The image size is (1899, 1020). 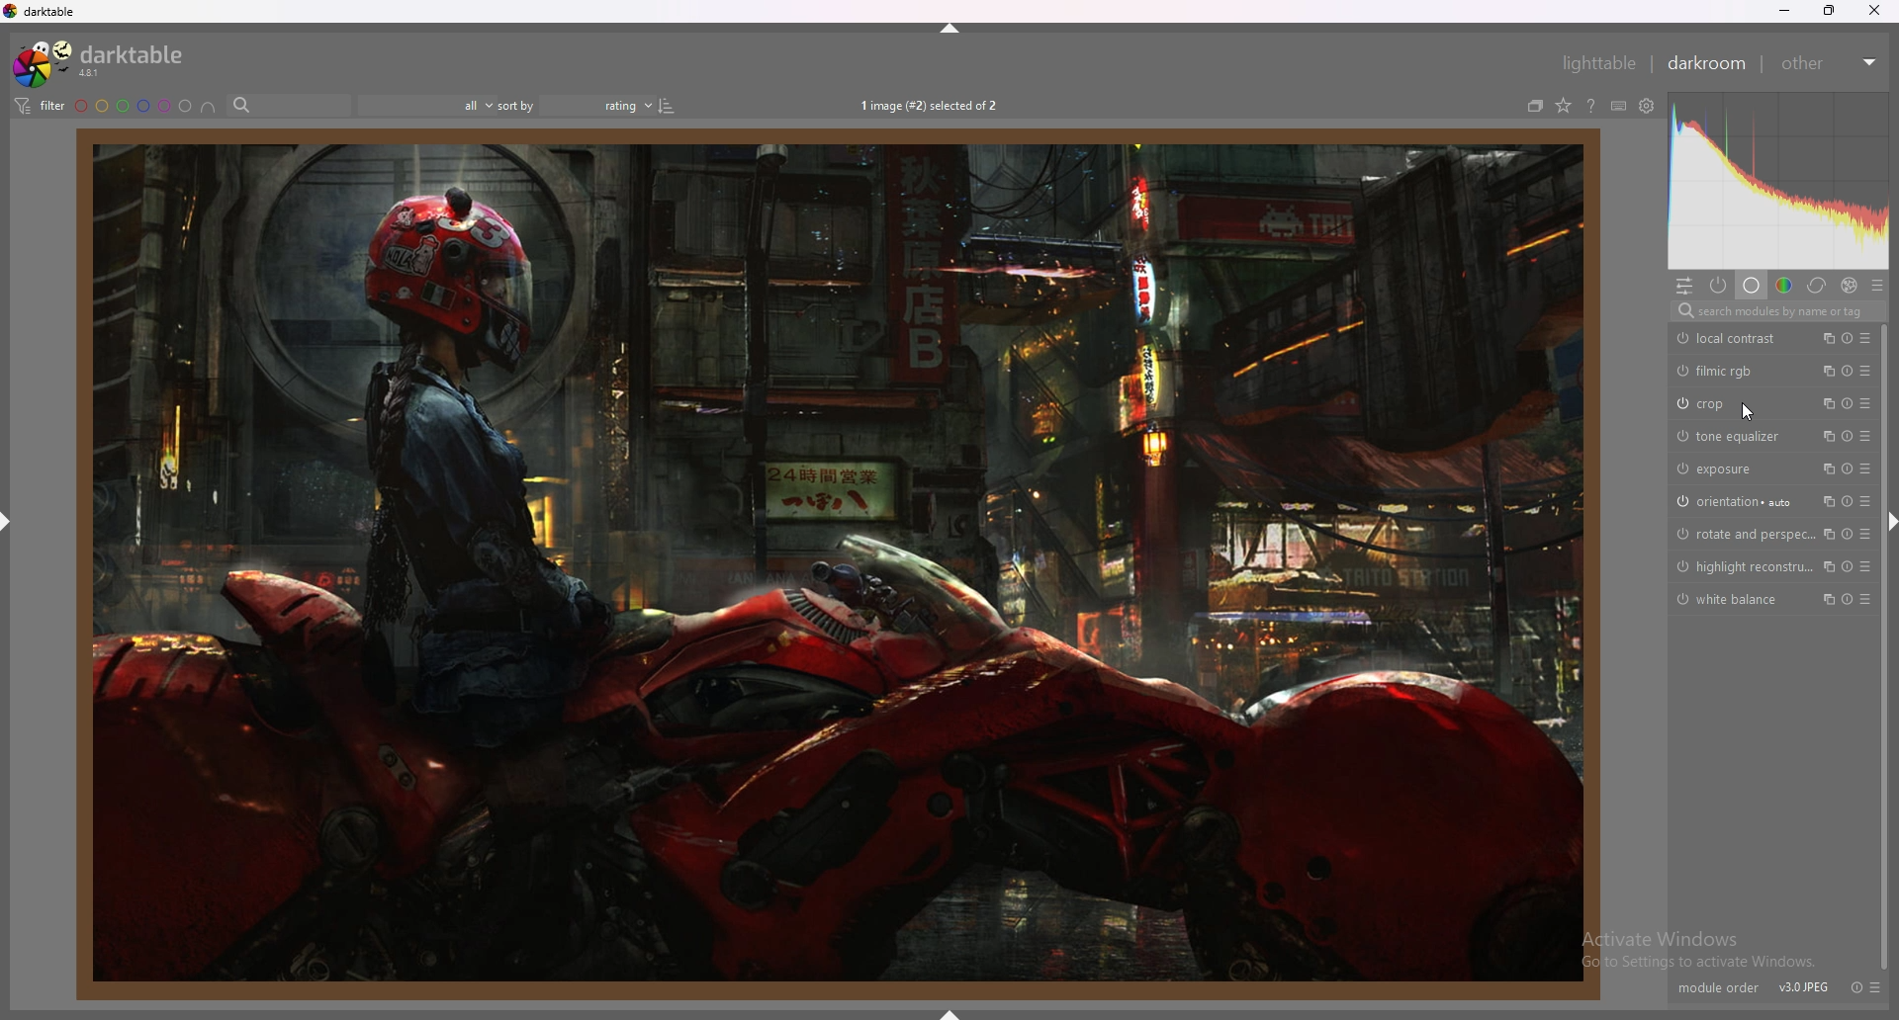 I want to click on reset, so click(x=1847, y=403).